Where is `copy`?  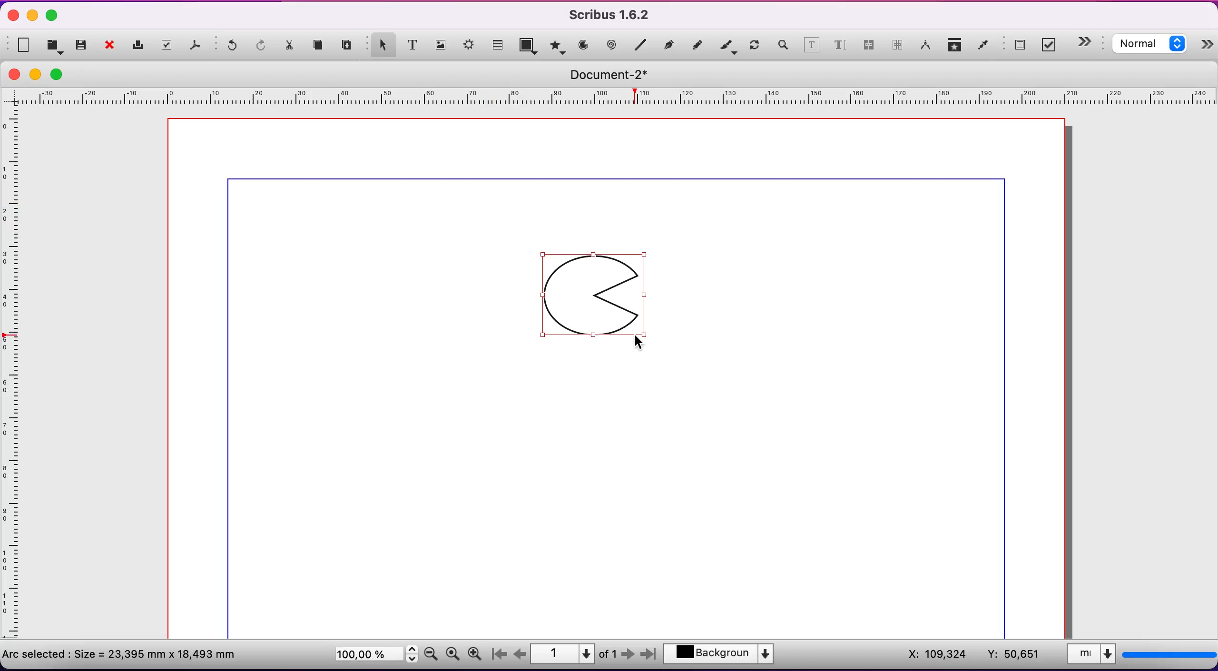 copy is located at coordinates (321, 46).